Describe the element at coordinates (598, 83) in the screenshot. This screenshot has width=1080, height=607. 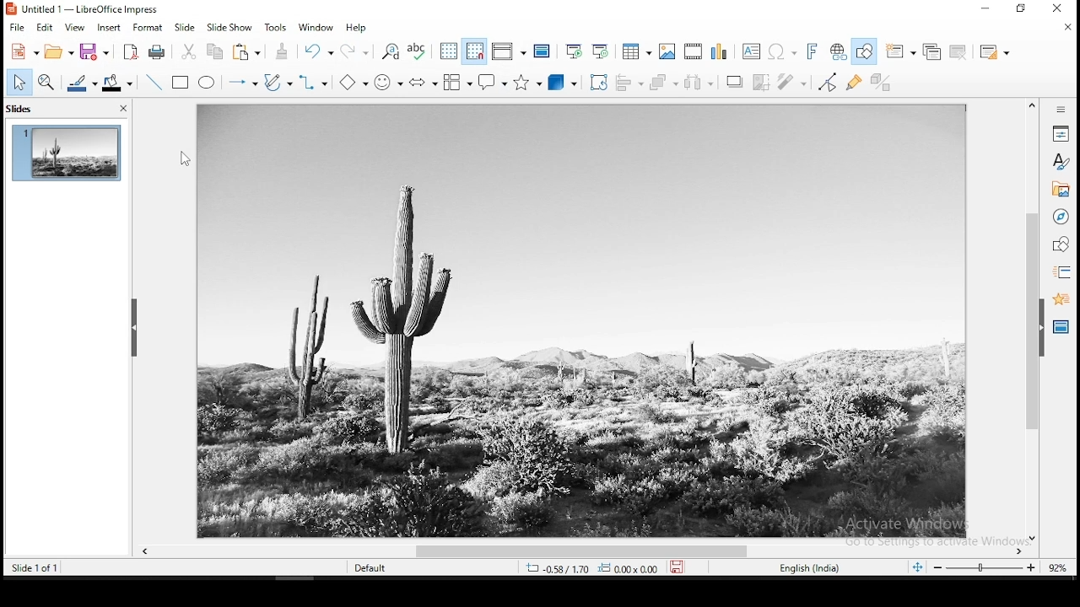
I see `crop tool` at that location.